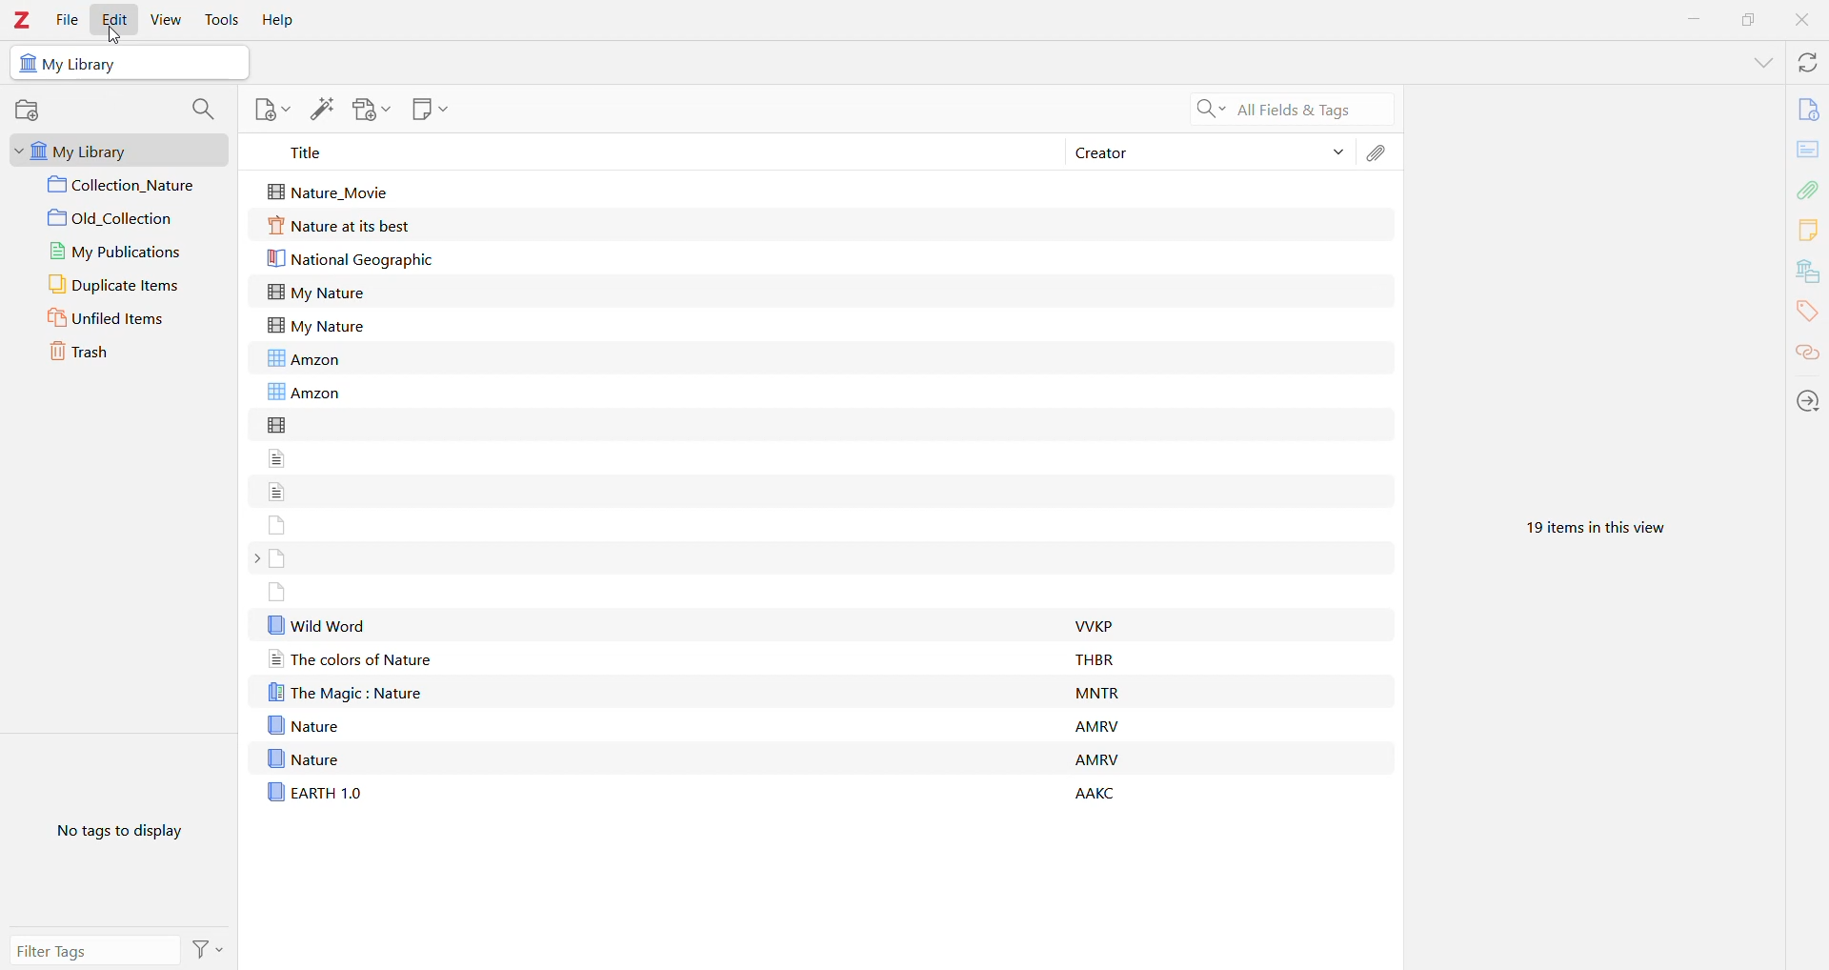 This screenshot has width=1829, height=970. Describe the element at coordinates (303, 758) in the screenshot. I see `Nature` at that location.